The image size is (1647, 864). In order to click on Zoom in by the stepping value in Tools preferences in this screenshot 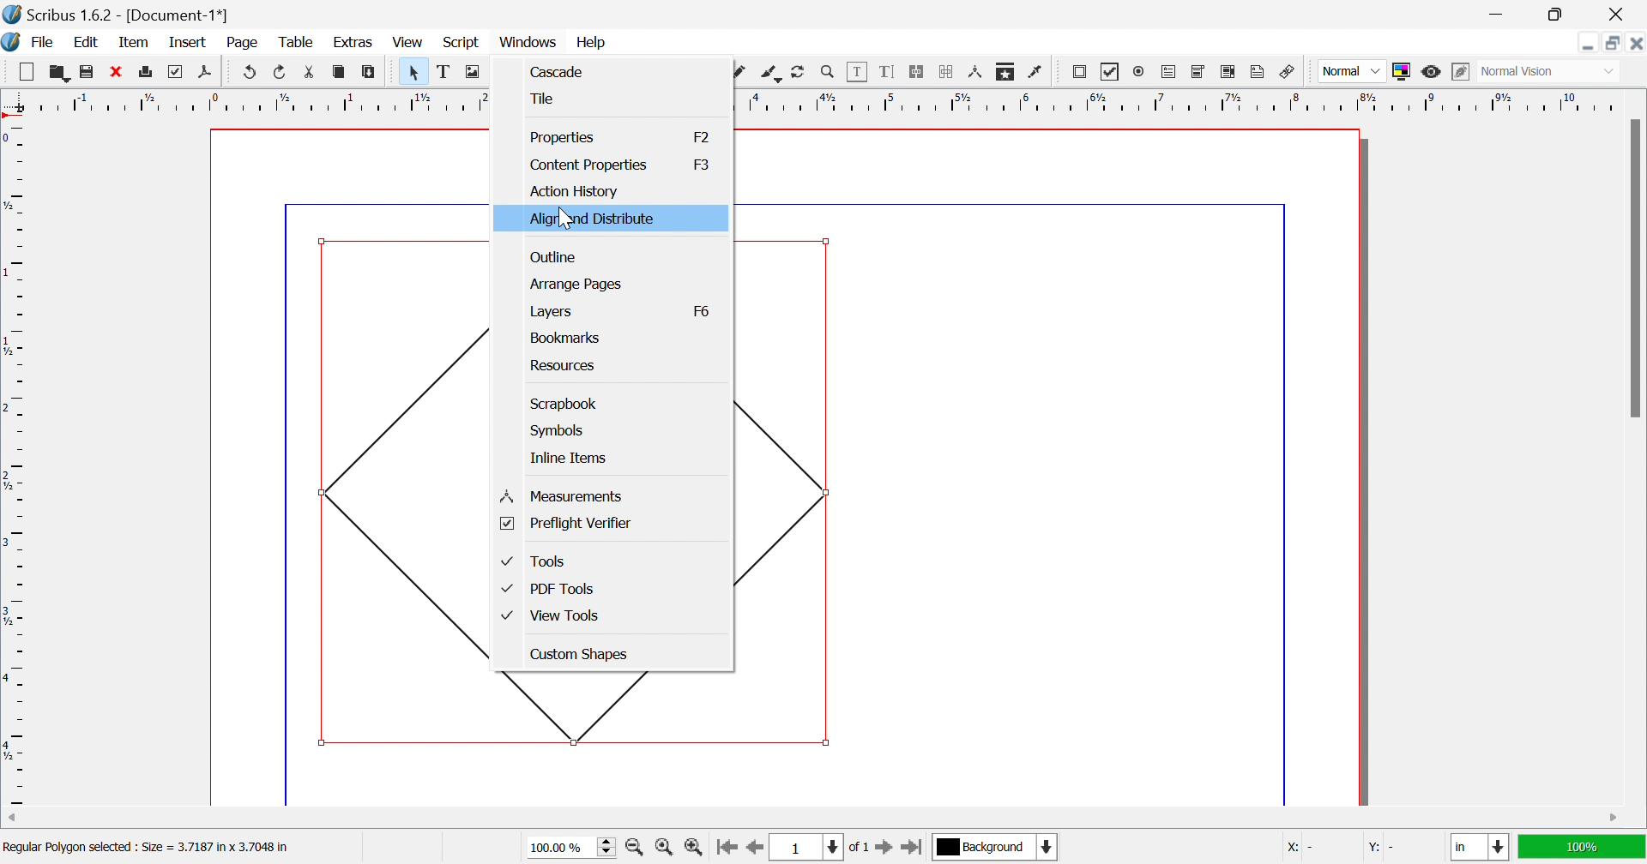, I will do `click(693, 851)`.